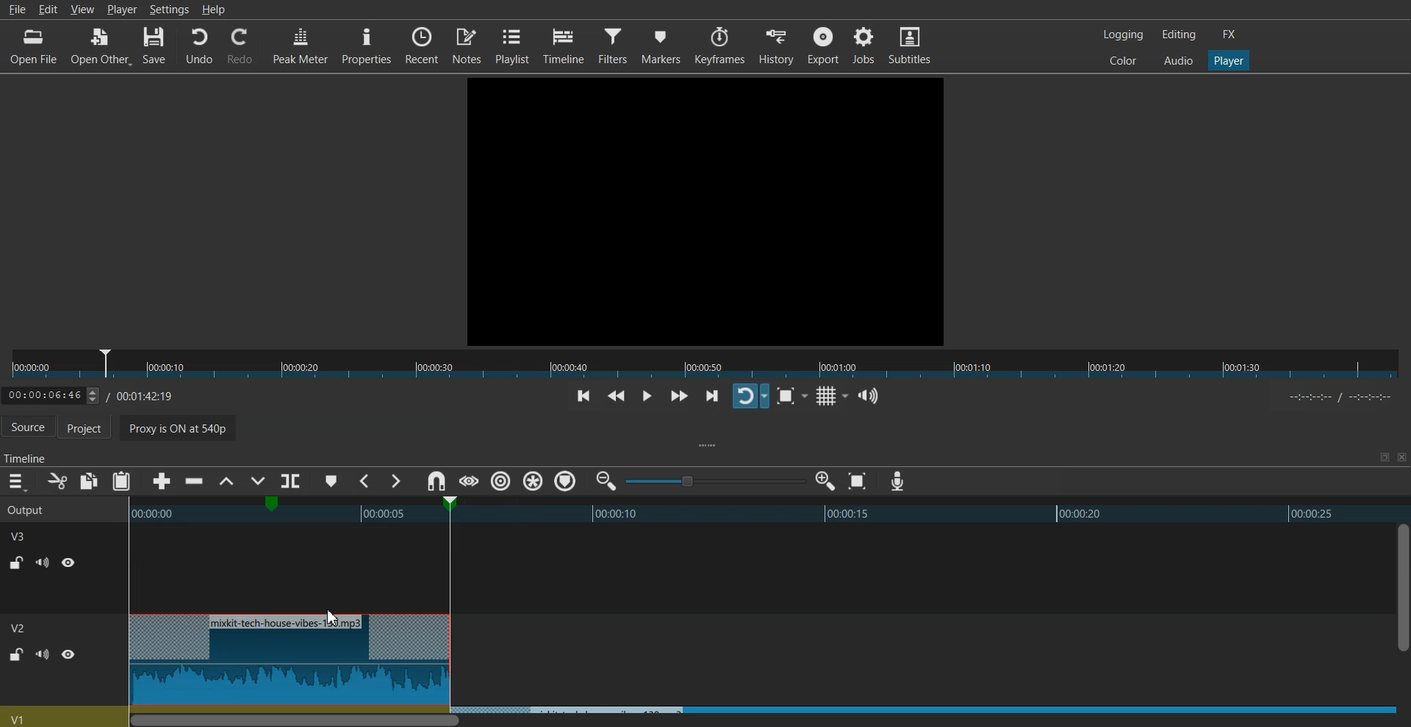  What do you see at coordinates (679, 396) in the screenshot?
I see `Play quickly forwards` at bounding box center [679, 396].